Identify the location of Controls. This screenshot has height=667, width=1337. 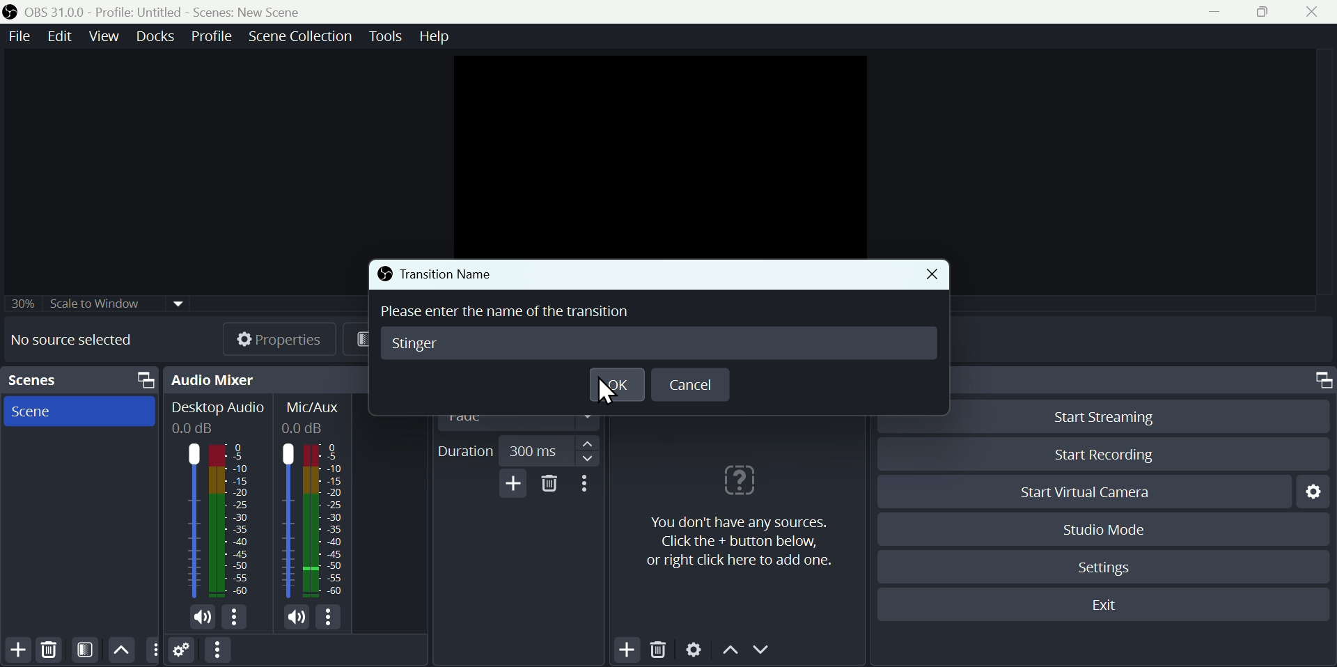
(1321, 380).